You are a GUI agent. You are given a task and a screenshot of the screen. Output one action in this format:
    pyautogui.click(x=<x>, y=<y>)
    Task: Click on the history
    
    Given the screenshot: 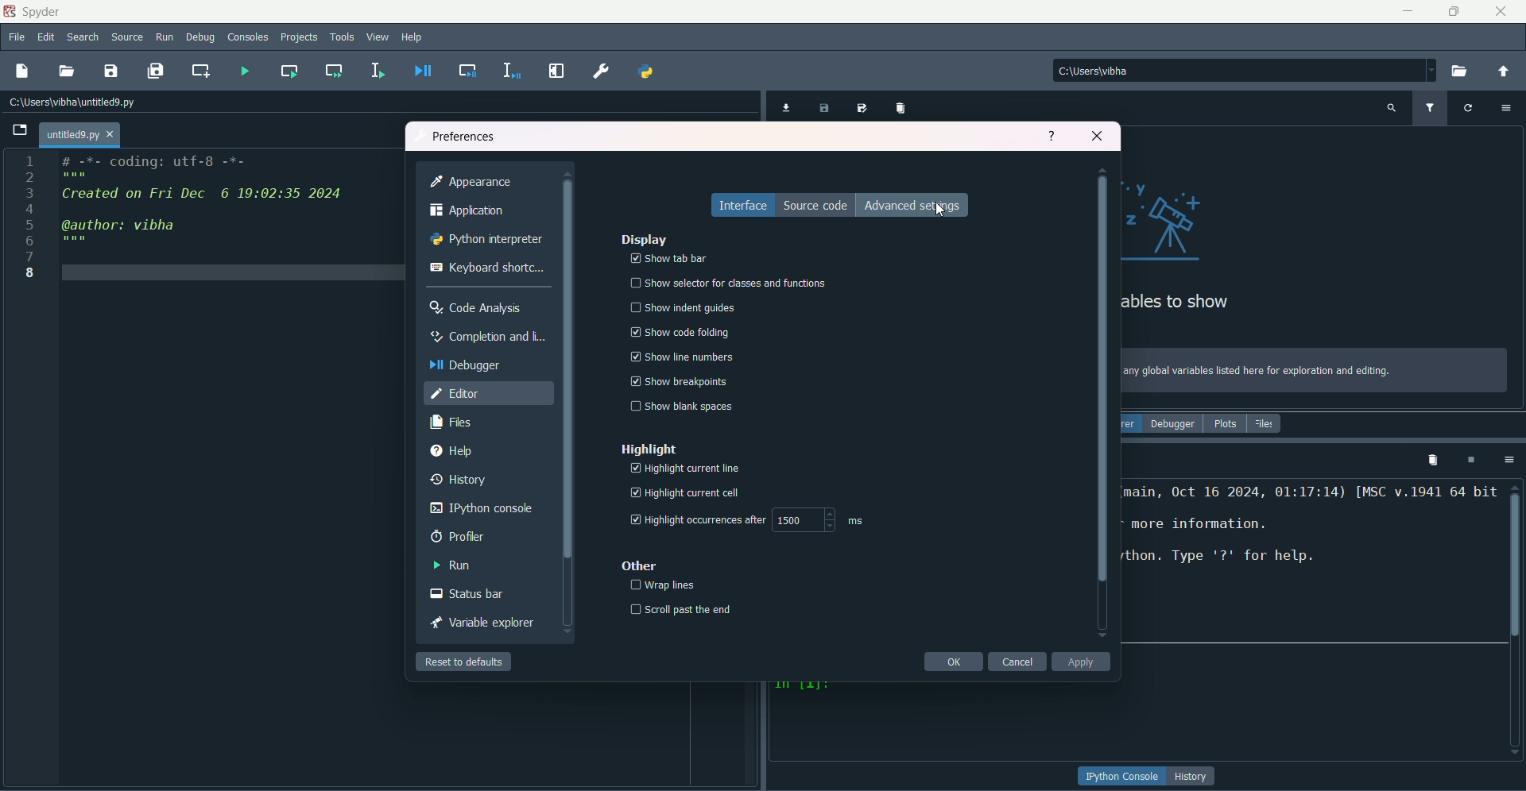 What is the action you would take?
    pyautogui.click(x=455, y=481)
    